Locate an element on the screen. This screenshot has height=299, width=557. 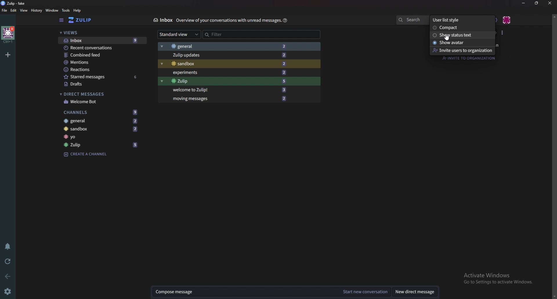
Window is located at coordinates (53, 10).